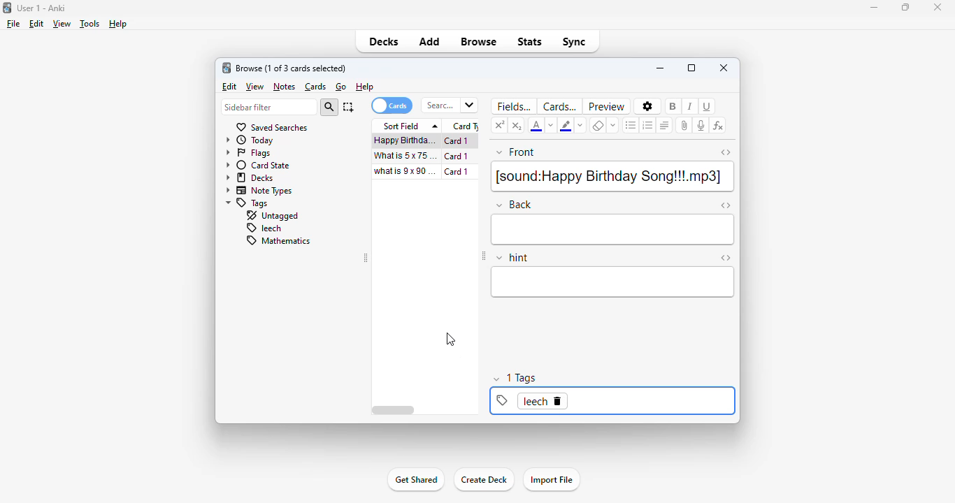 This screenshot has height=503, width=955. I want to click on sync, so click(574, 41).